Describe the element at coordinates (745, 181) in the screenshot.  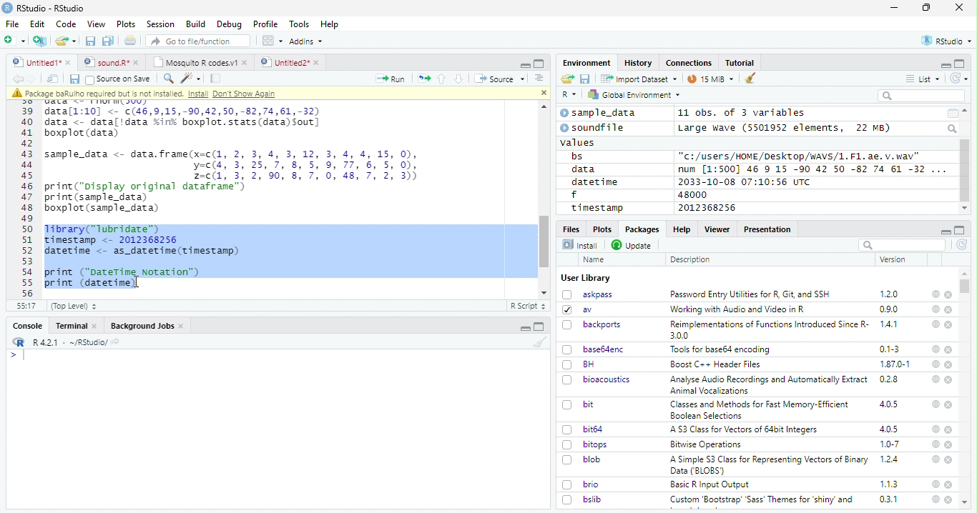
I see `2033-10-08 07:10:56 UTC` at that location.